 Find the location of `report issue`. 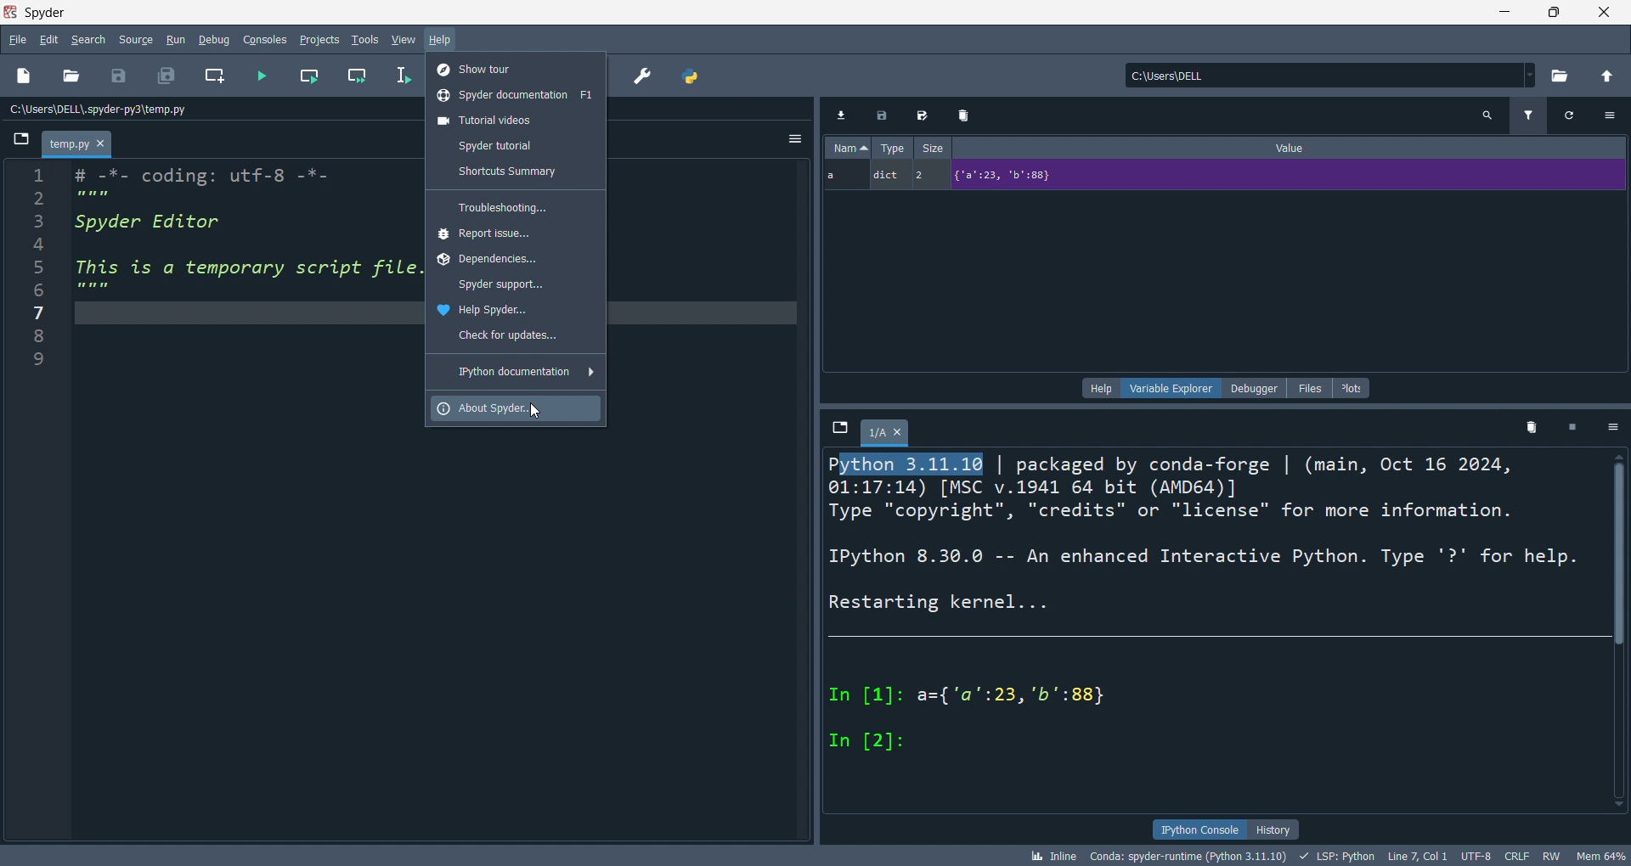

report issue is located at coordinates (516, 233).